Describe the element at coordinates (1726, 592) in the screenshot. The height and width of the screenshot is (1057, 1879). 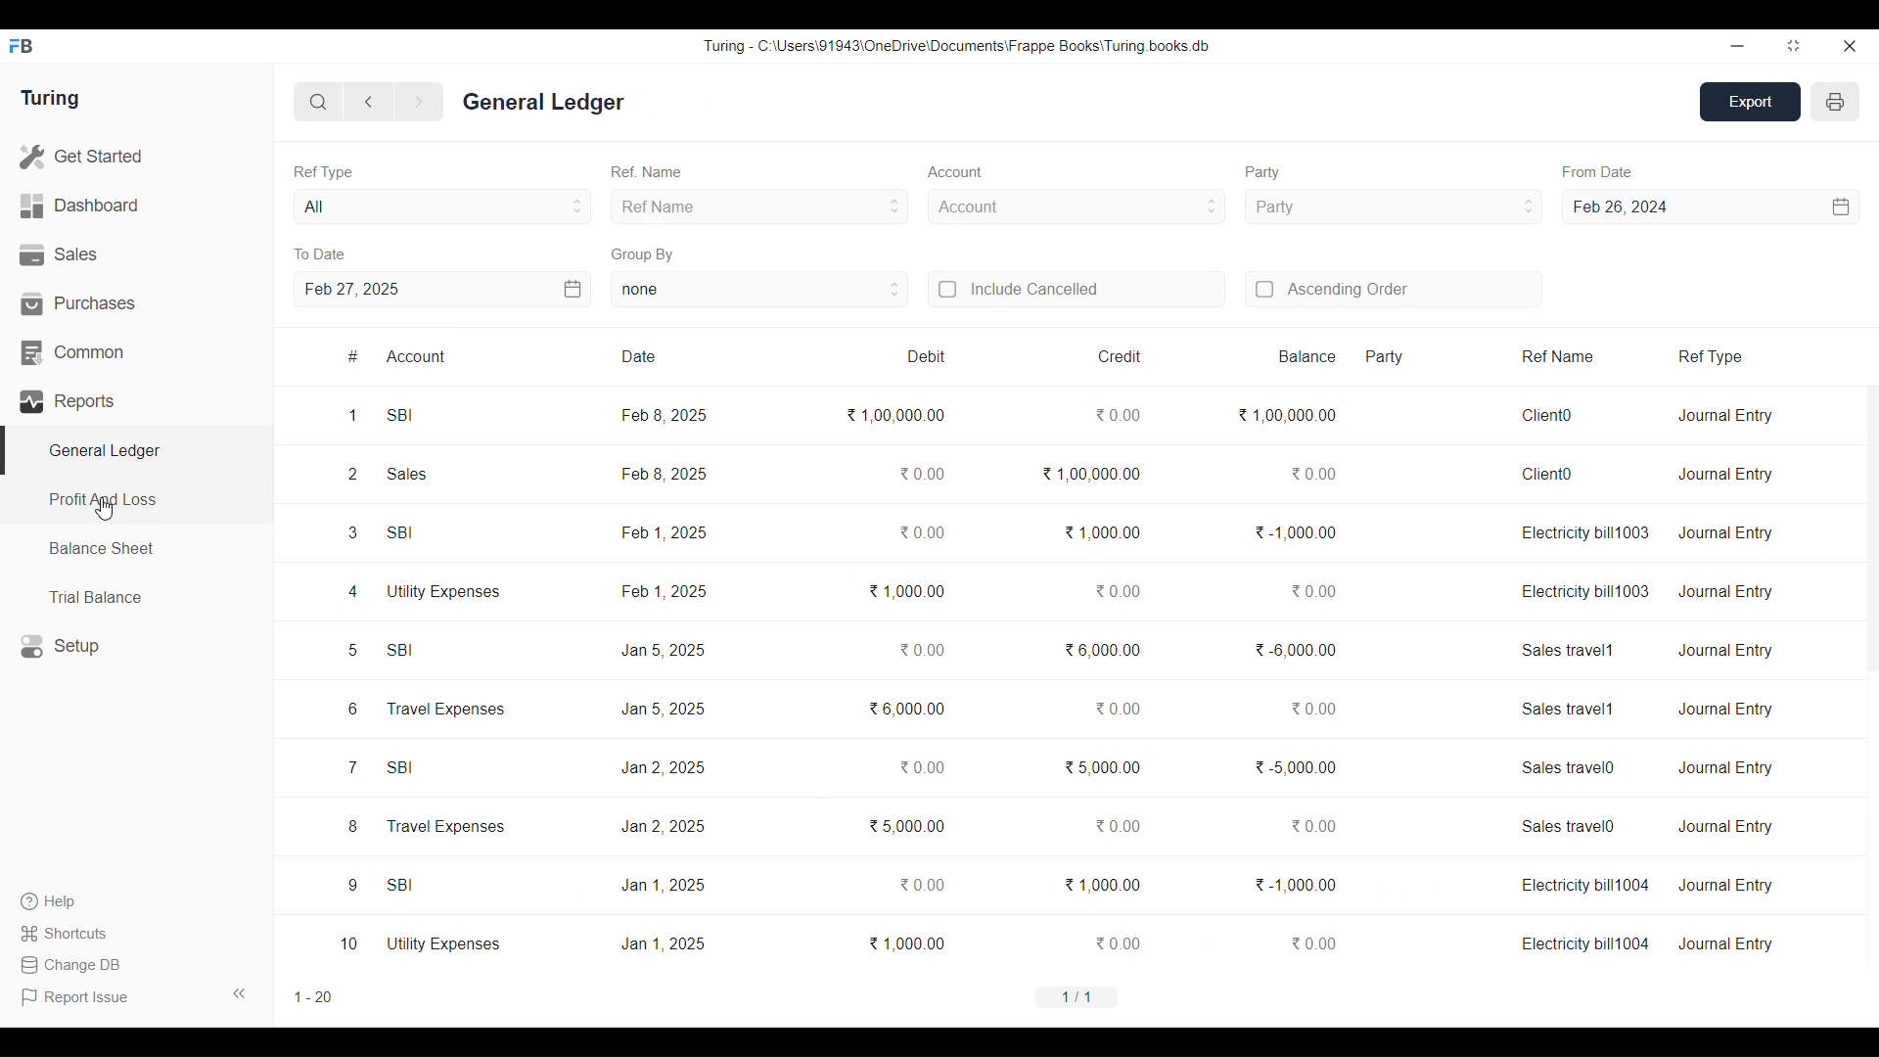
I see `Journal Entry` at that location.